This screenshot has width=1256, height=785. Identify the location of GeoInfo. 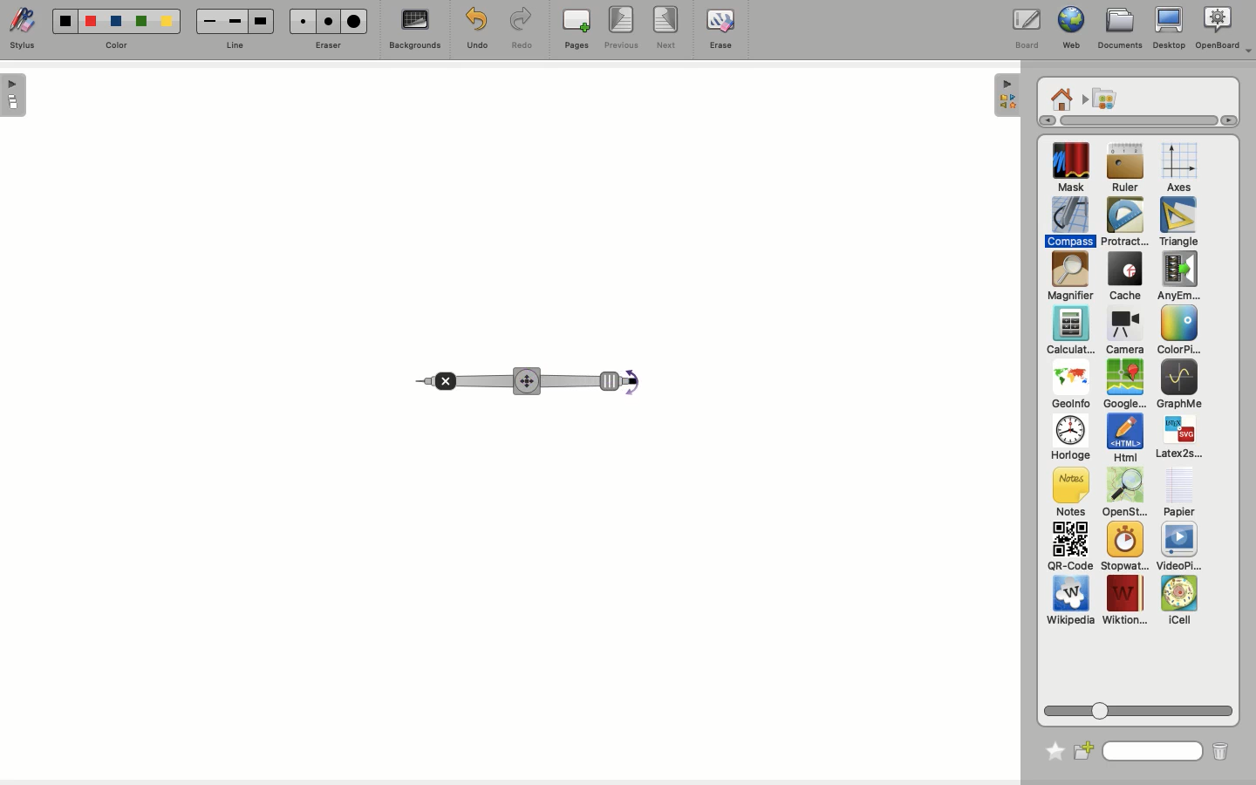
(1070, 389).